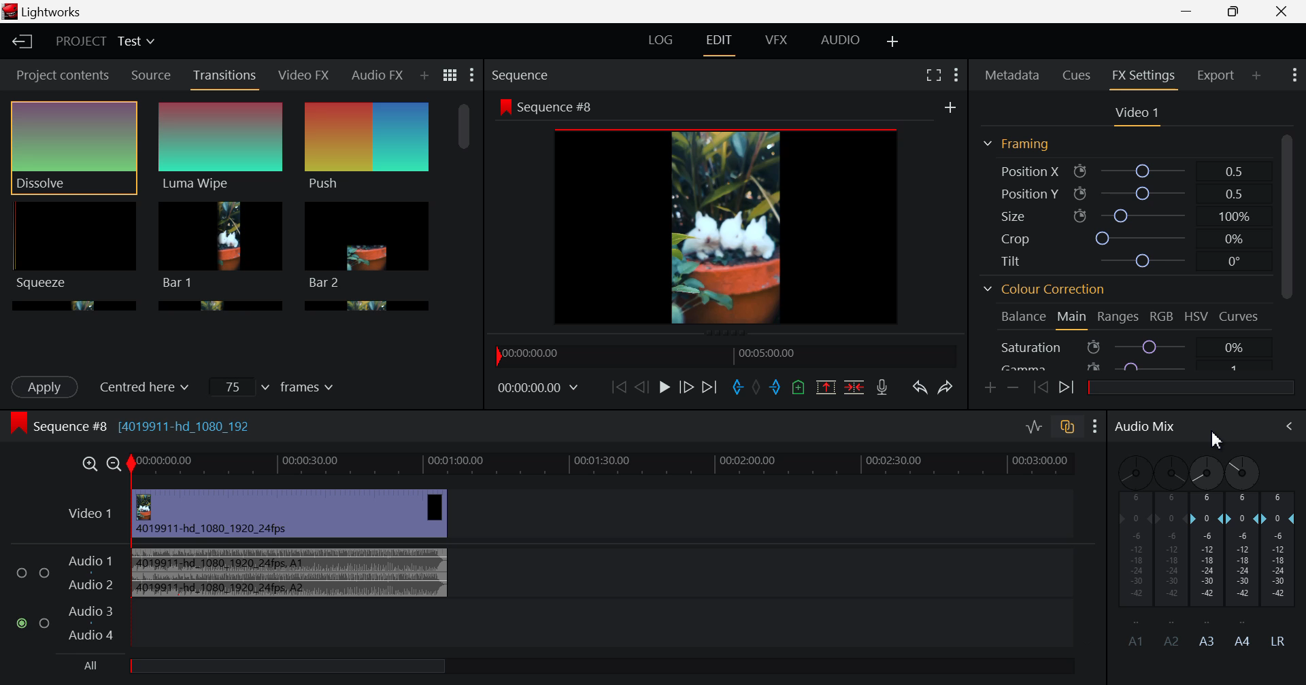 This screenshot has height=685, width=1306. What do you see at coordinates (1122, 262) in the screenshot?
I see `Tilt` at bounding box center [1122, 262].